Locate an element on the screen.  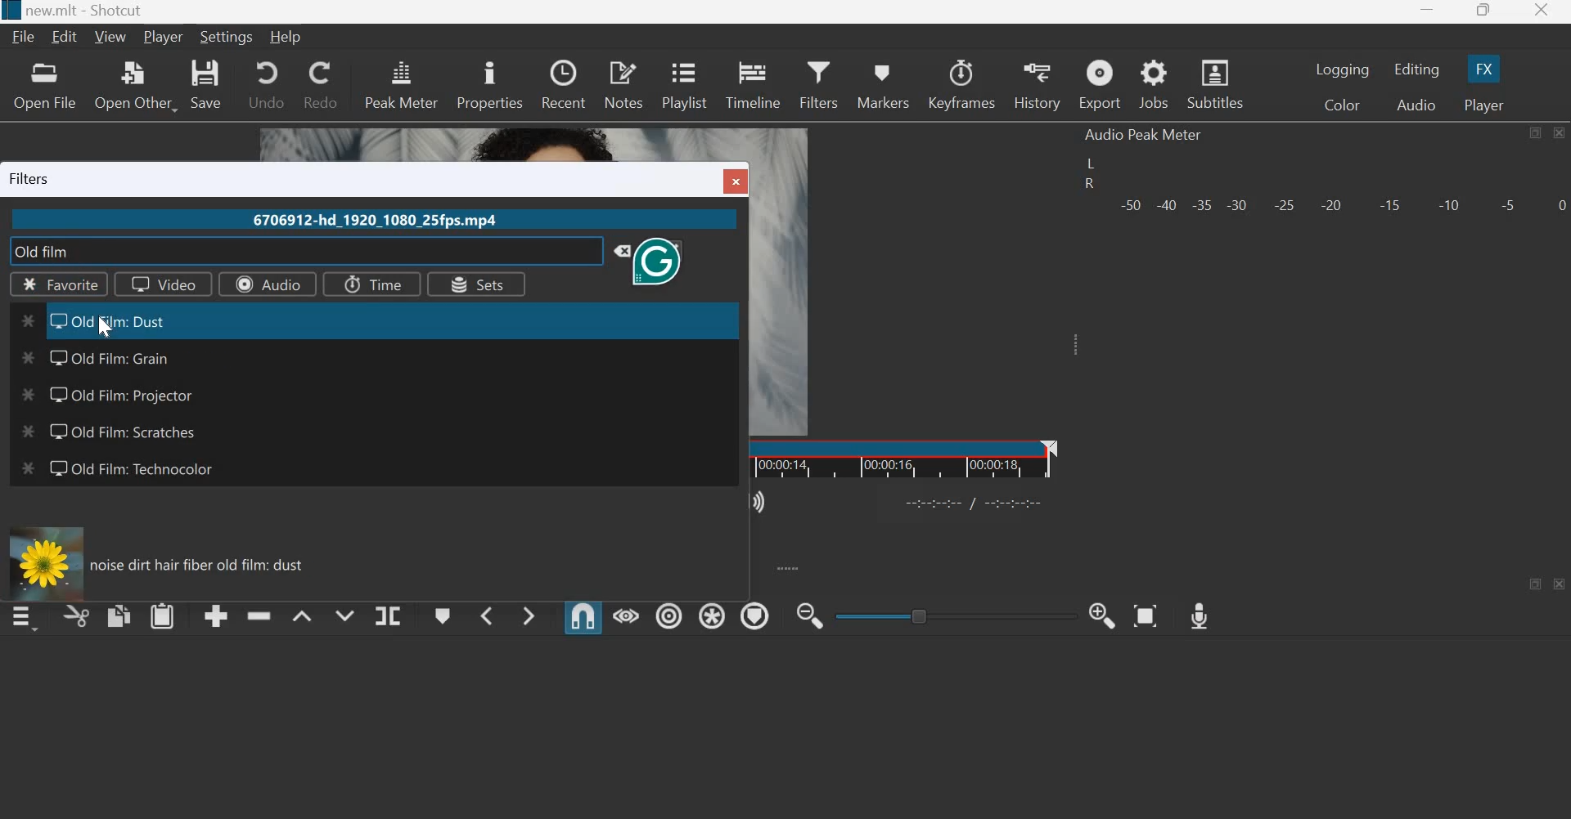
Old Film: Grain is located at coordinates (121, 360).